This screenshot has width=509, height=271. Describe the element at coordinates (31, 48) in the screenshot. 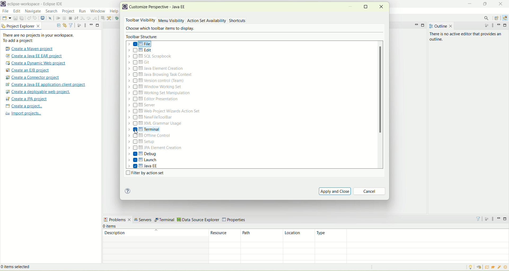

I see `create a Maven project` at that location.